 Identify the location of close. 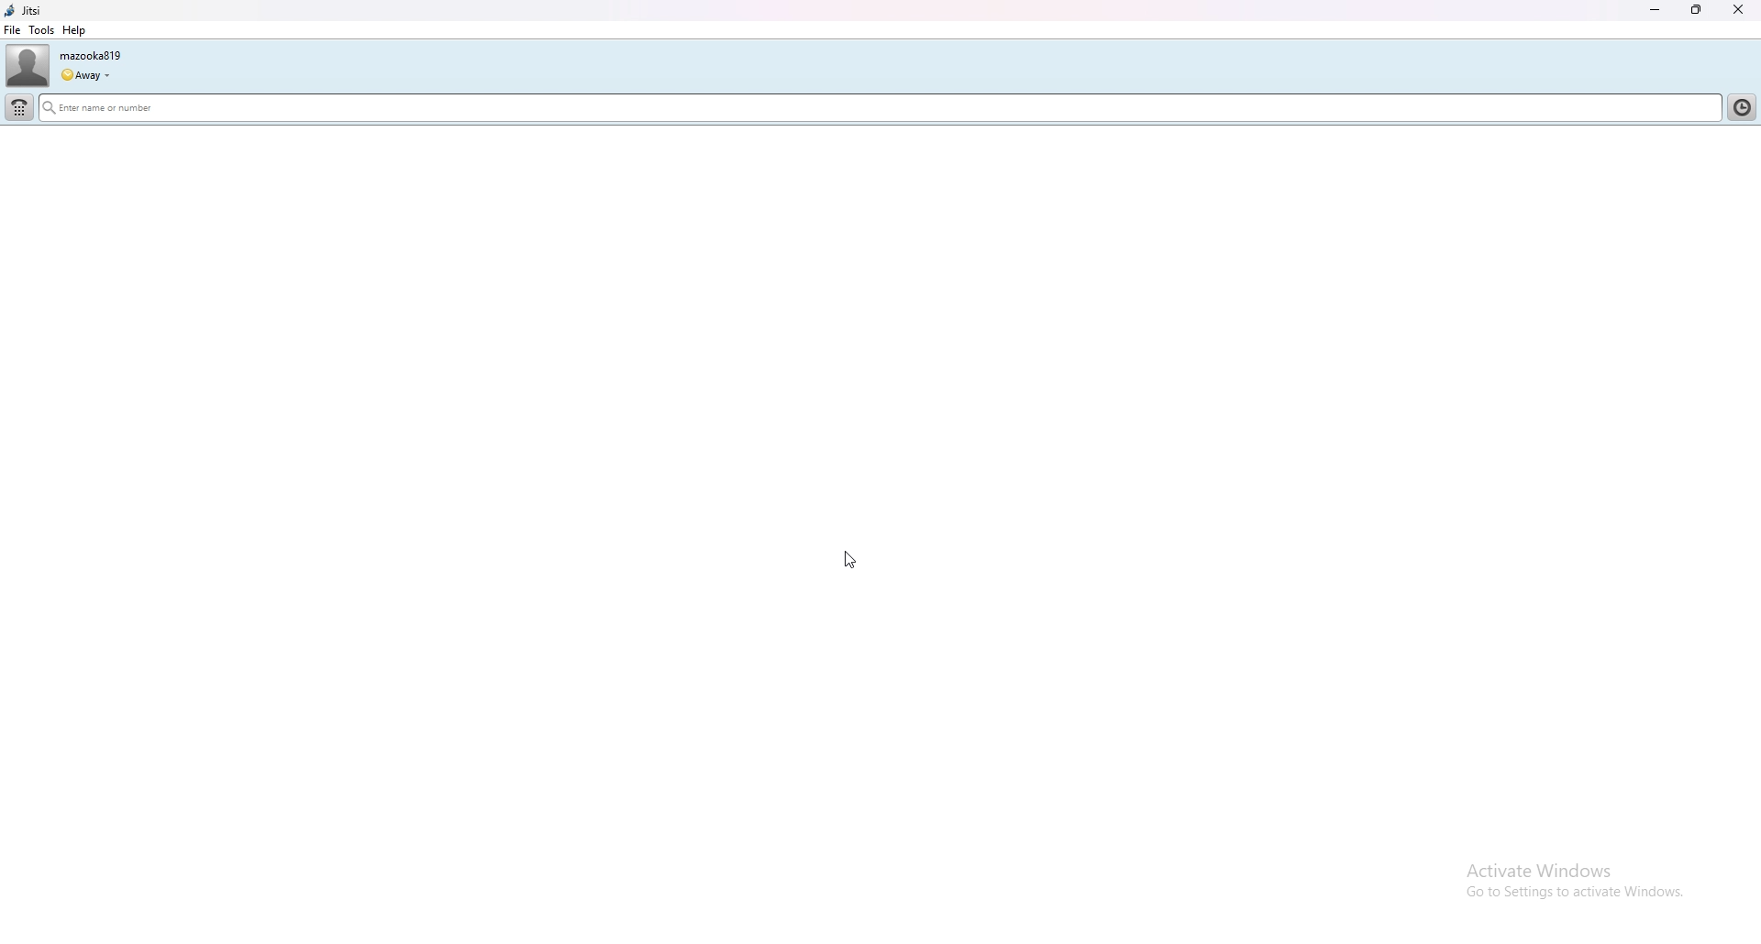
(1737, 10).